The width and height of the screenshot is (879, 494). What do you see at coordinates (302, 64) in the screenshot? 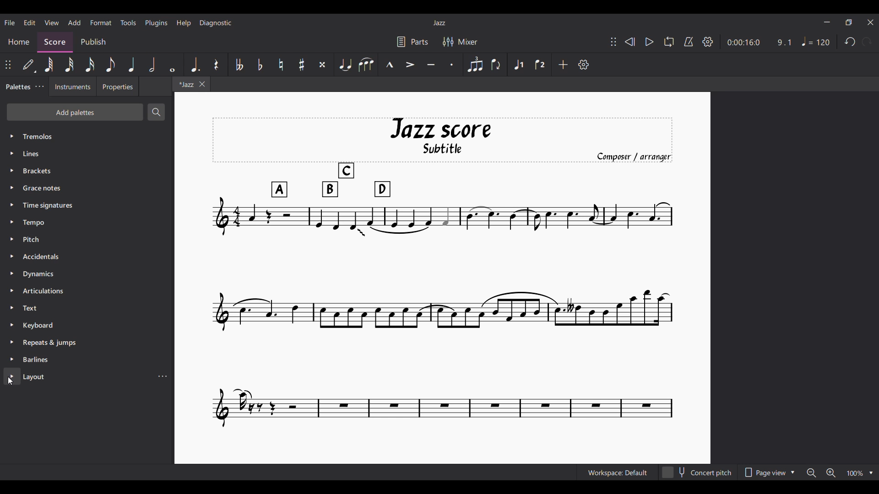
I see `Toggle sharp` at bounding box center [302, 64].